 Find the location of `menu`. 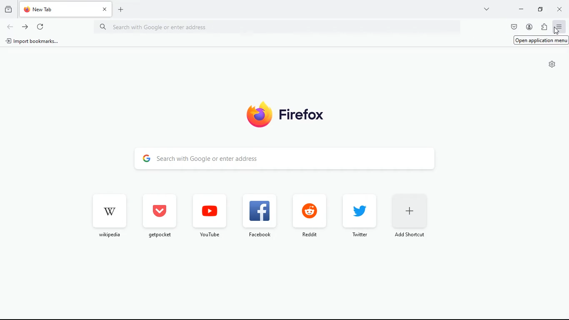

menu is located at coordinates (559, 27).